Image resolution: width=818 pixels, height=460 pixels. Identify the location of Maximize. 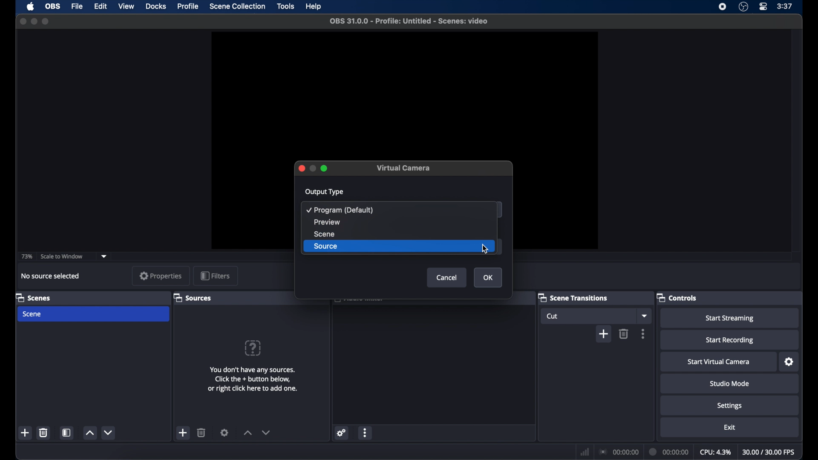
(325, 169).